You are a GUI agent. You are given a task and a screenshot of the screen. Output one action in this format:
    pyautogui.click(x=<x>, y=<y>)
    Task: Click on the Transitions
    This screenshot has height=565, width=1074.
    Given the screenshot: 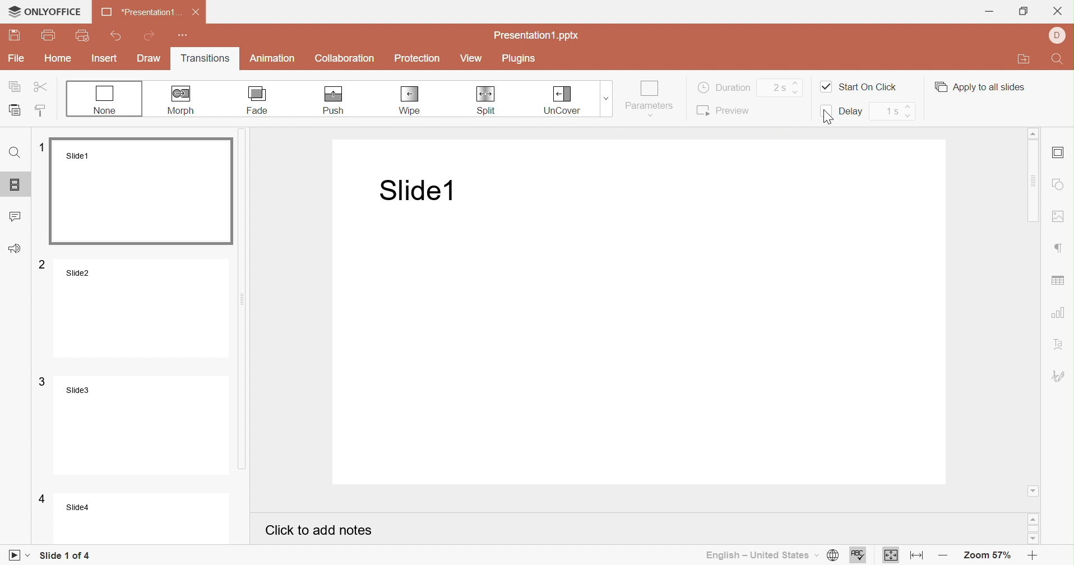 What is the action you would take?
    pyautogui.click(x=205, y=59)
    